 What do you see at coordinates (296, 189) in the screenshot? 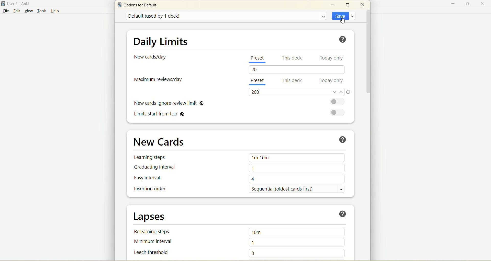
I see `sequential` at bounding box center [296, 189].